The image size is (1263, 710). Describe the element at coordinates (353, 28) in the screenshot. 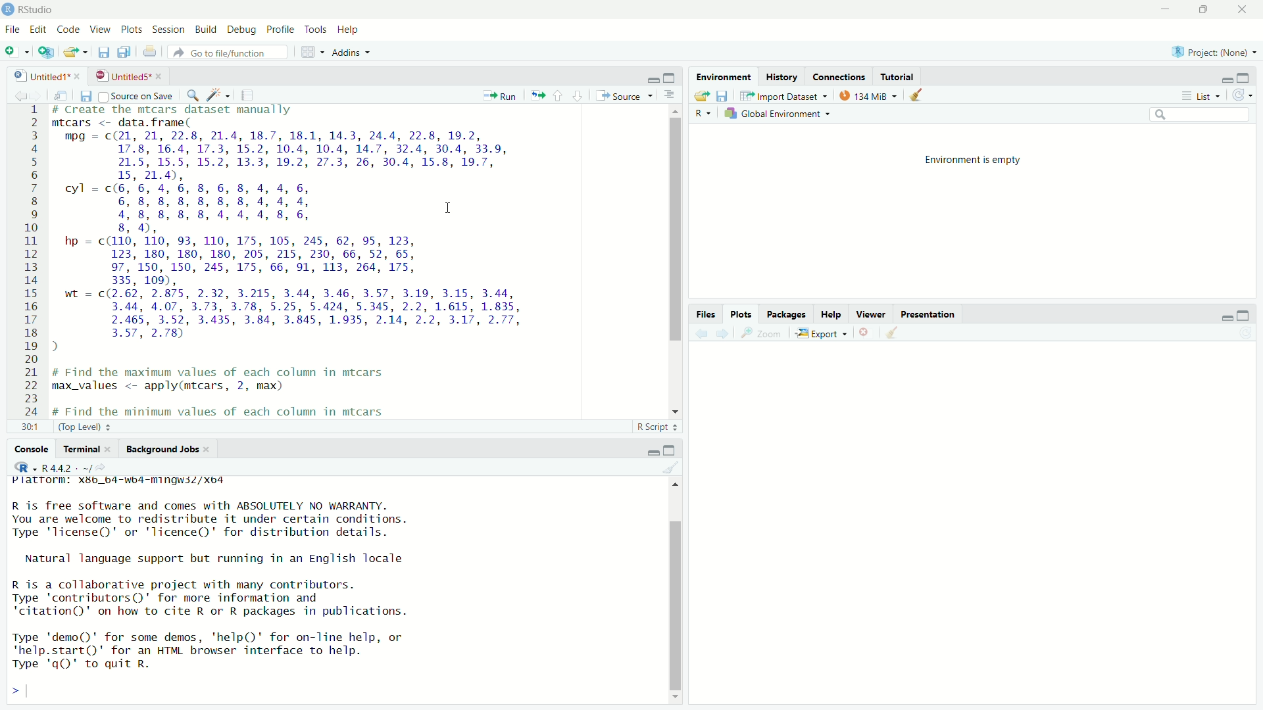

I see `Help` at that location.